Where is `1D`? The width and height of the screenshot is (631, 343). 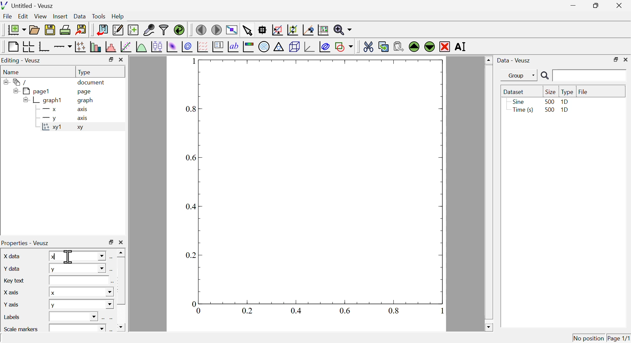
1D is located at coordinates (565, 102).